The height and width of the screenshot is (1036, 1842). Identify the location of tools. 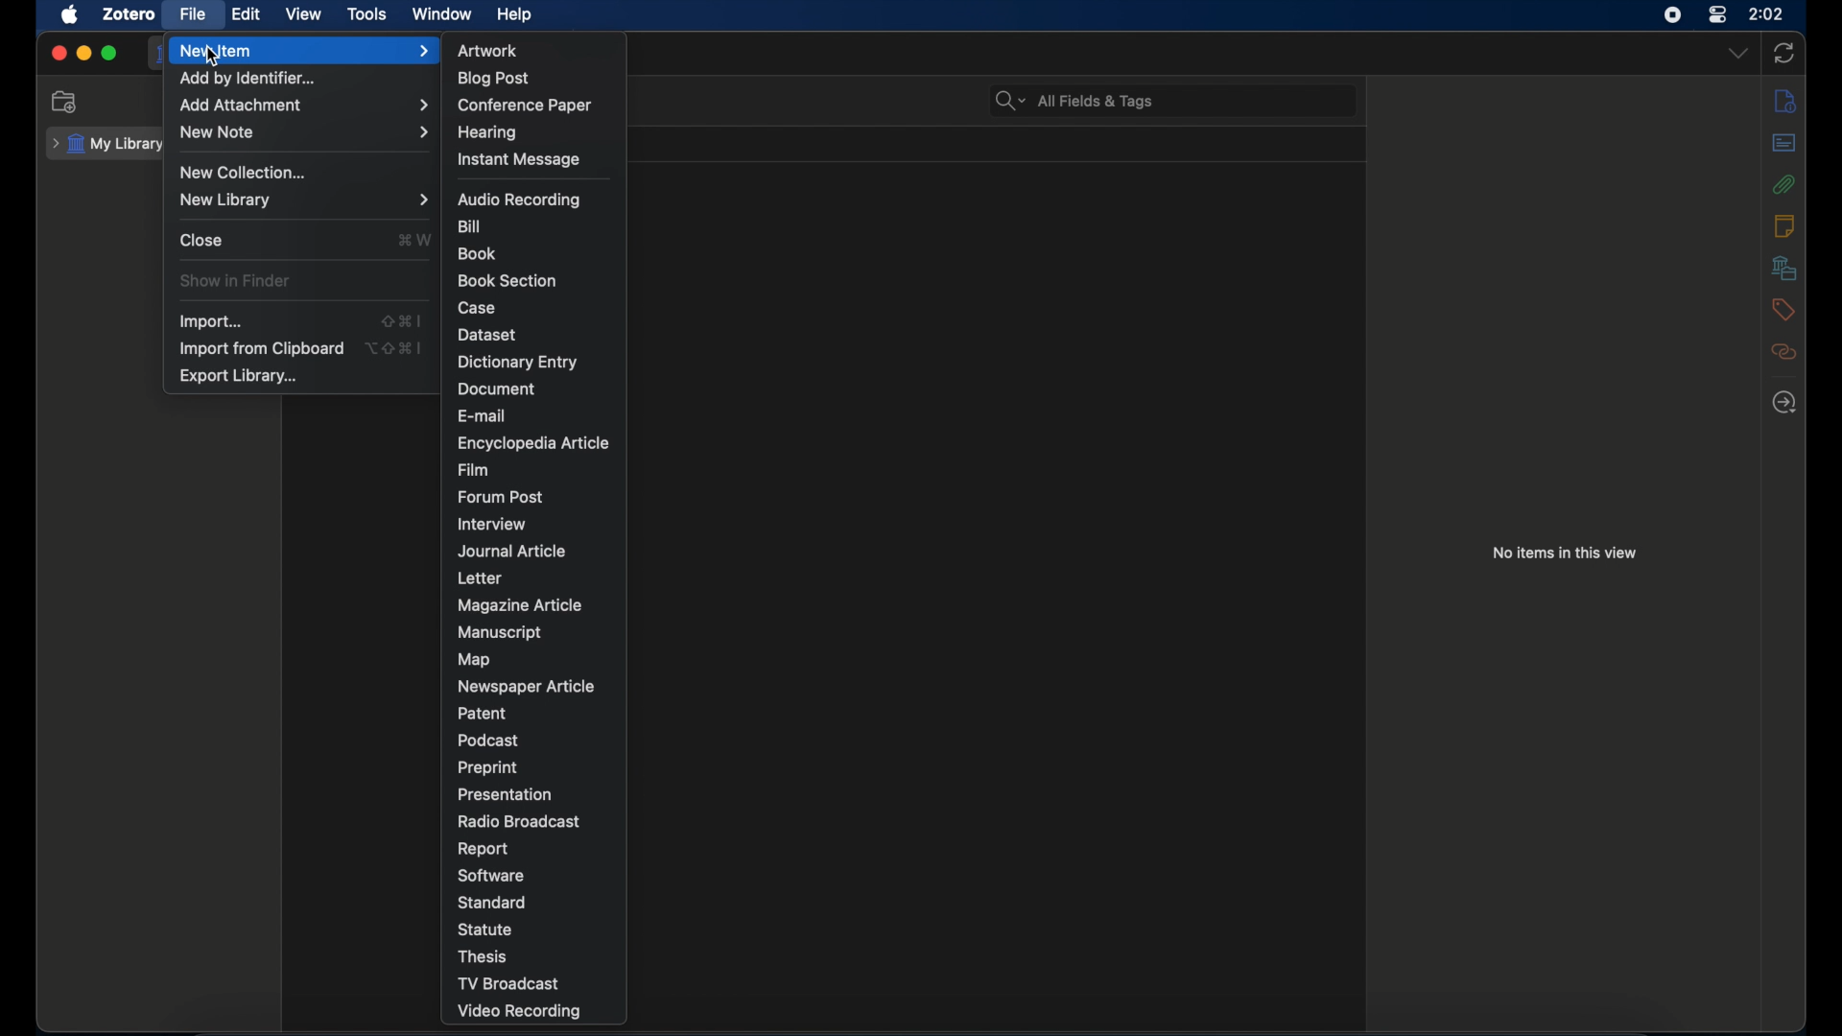
(366, 12).